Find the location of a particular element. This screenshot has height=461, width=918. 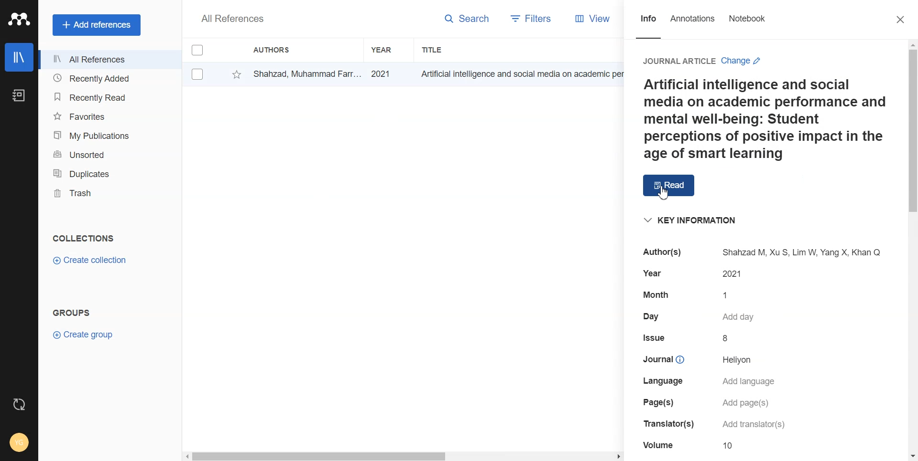

Authors is located at coordinates (272, 49).